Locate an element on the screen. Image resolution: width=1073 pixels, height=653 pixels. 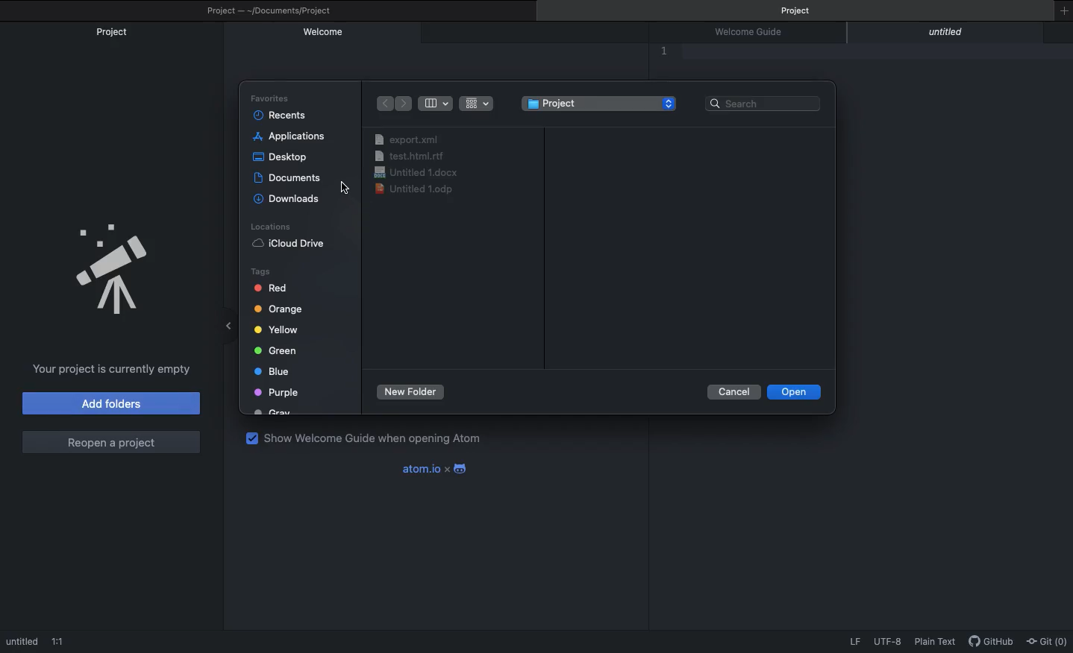
Back is located at coordinates (382, 104).